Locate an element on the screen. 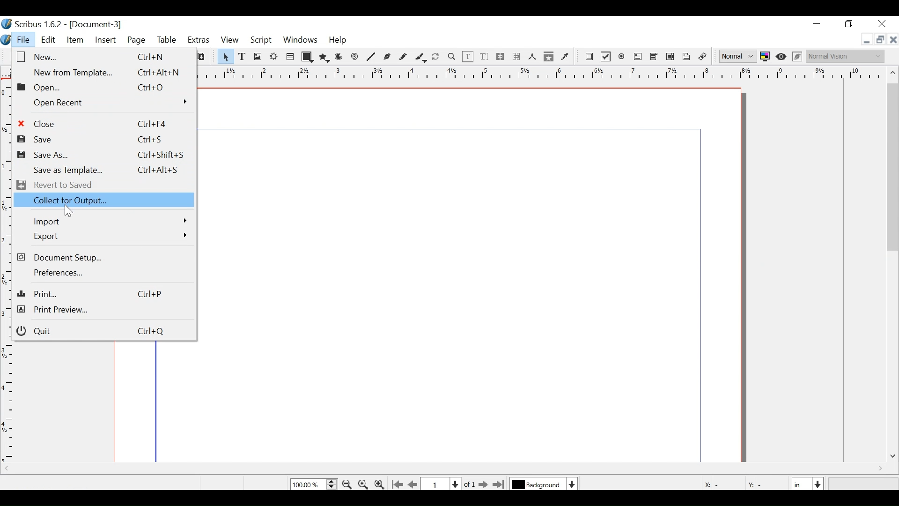 The width and height of the screenshot is (899, 506). PDF Check Box is located at coordinates (605, 57).